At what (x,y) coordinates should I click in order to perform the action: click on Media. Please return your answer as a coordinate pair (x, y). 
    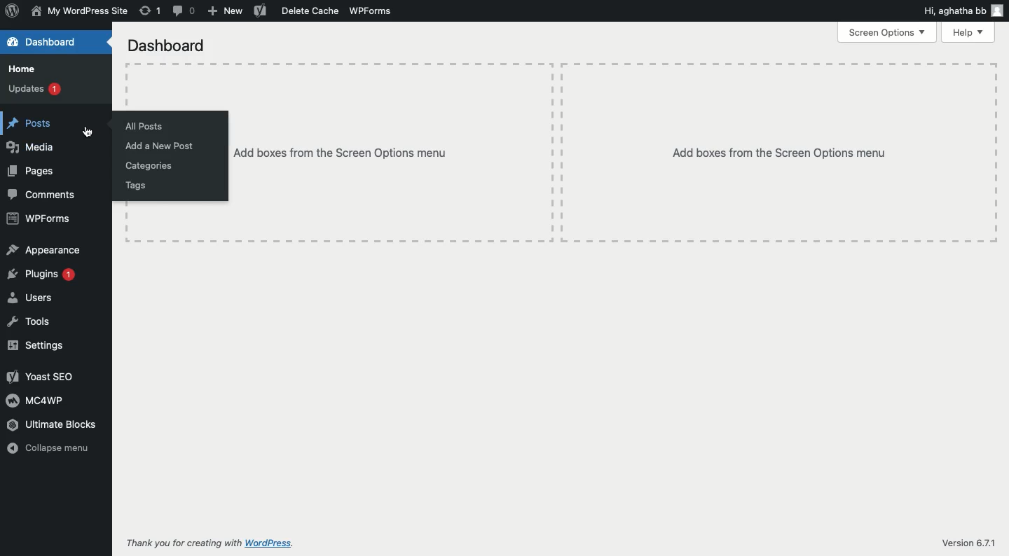
    Looking at the image, I should click on (36, 148).